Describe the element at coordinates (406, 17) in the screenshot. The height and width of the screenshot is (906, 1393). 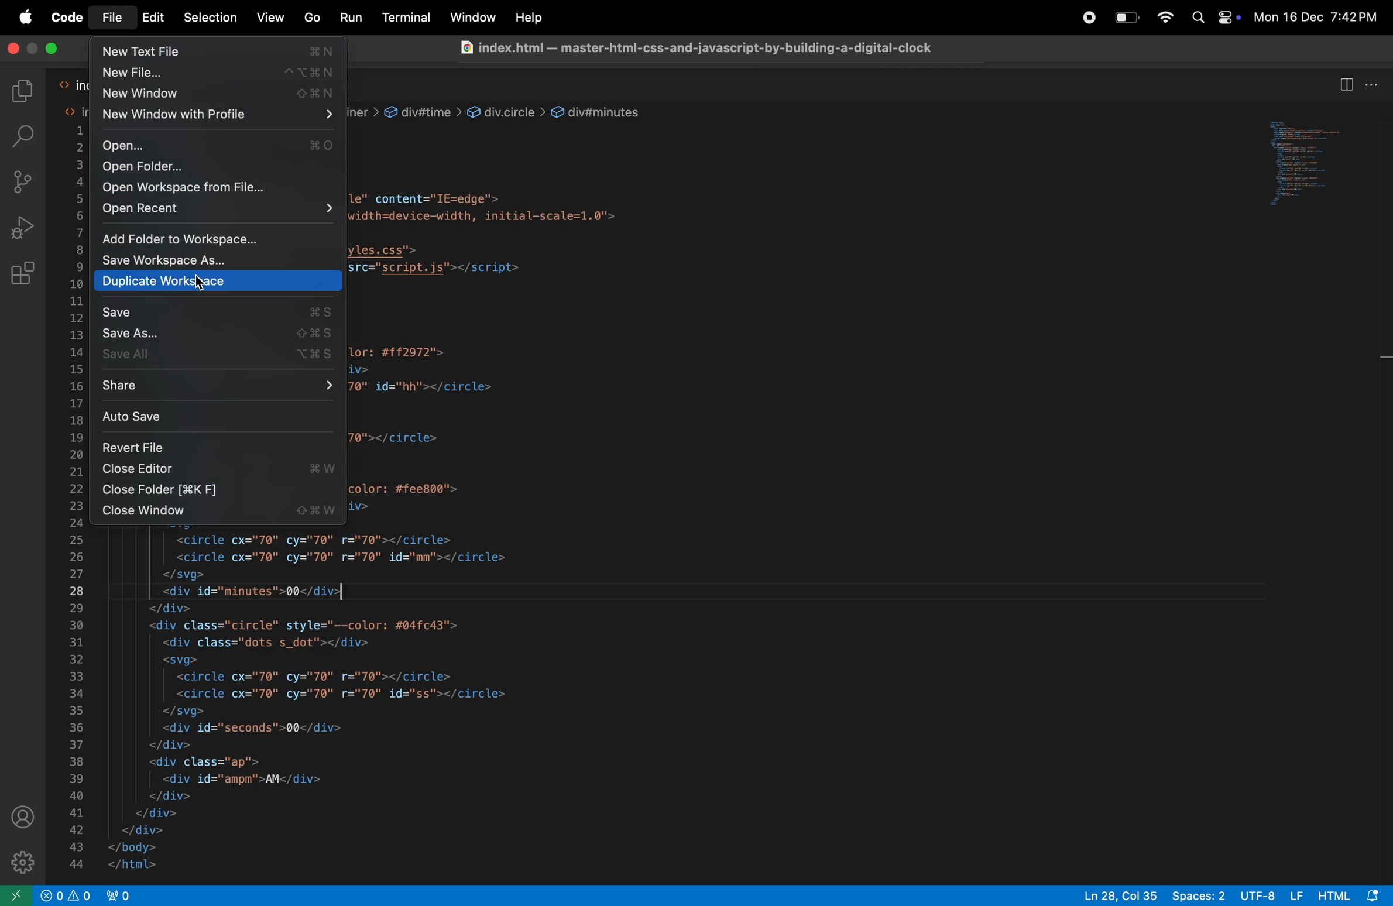
I see `Terminal` at that location.